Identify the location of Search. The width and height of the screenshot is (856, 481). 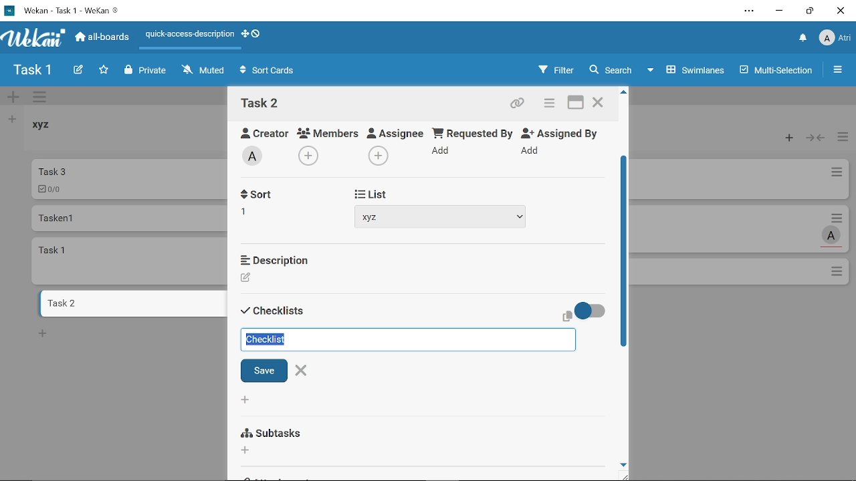
(610, 70).